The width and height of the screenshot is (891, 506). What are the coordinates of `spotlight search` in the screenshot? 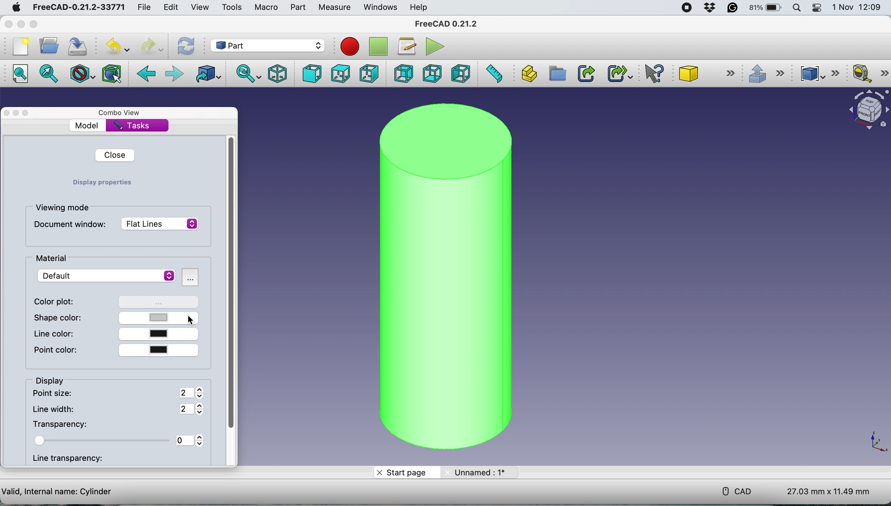 It's located at (798, 8).